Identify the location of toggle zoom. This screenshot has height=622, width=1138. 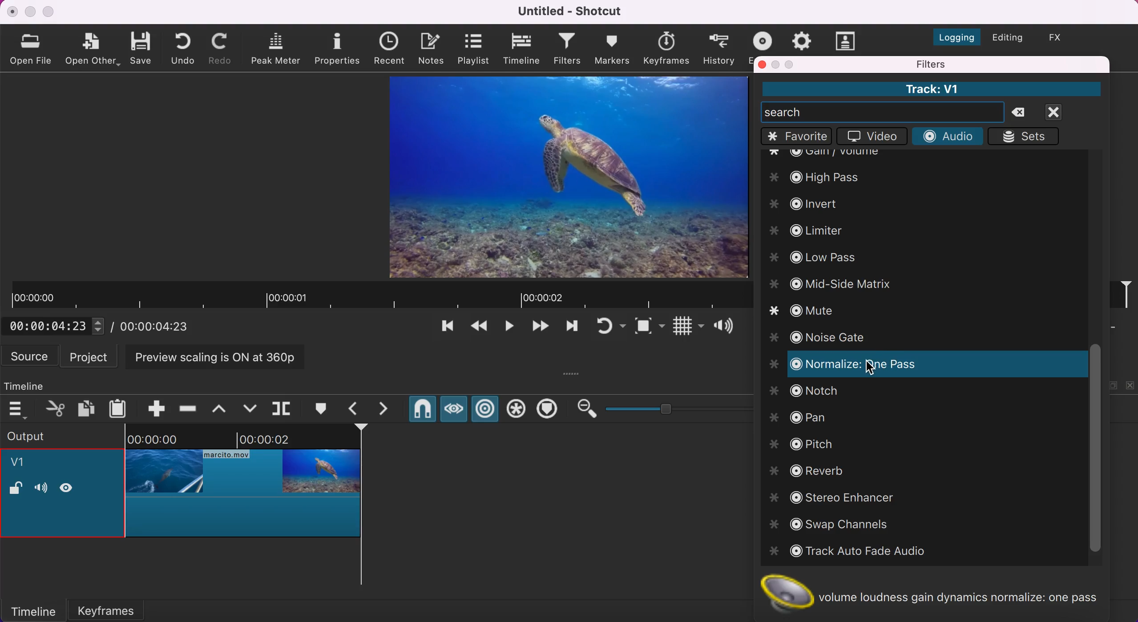
(650, 328).